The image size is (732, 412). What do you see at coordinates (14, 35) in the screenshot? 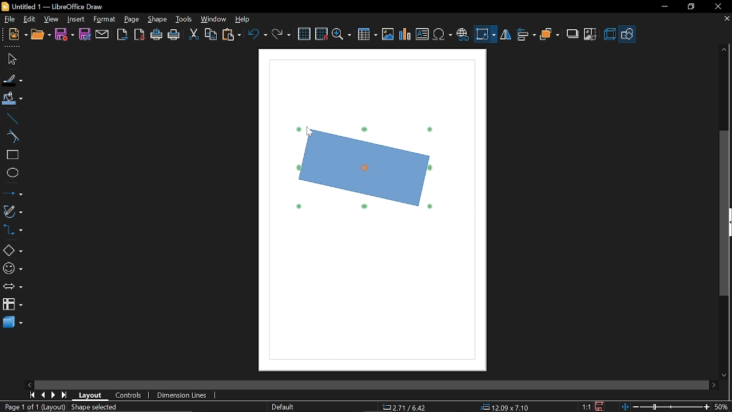
I see `New` at bounding box center [14, 35].